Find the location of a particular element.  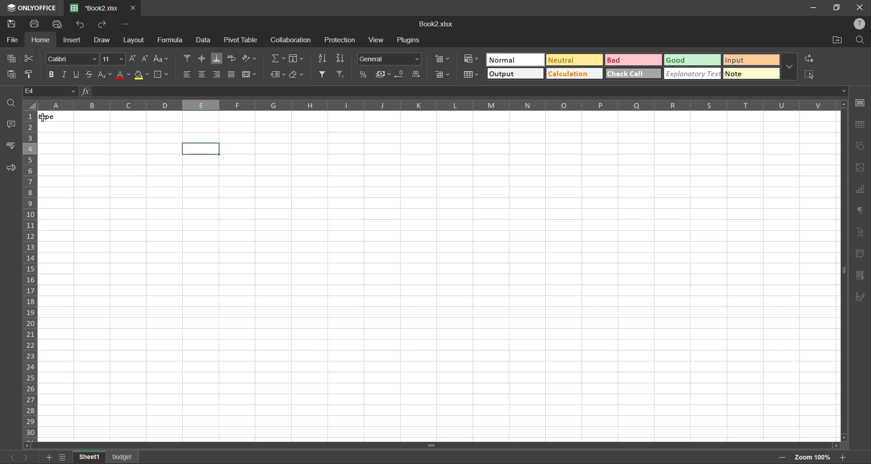

undo is located at coordinates (81, 25).